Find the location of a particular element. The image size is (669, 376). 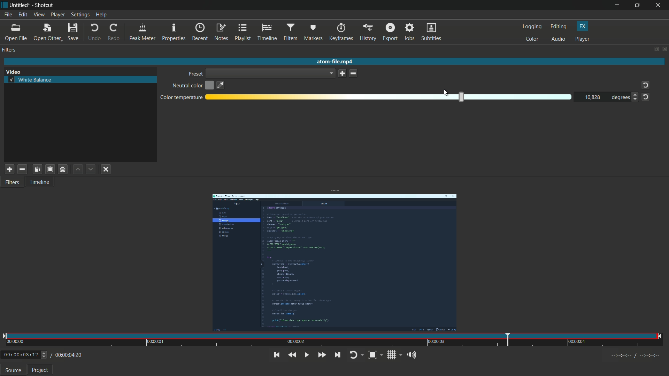

project is located at coordinates (40, 371).